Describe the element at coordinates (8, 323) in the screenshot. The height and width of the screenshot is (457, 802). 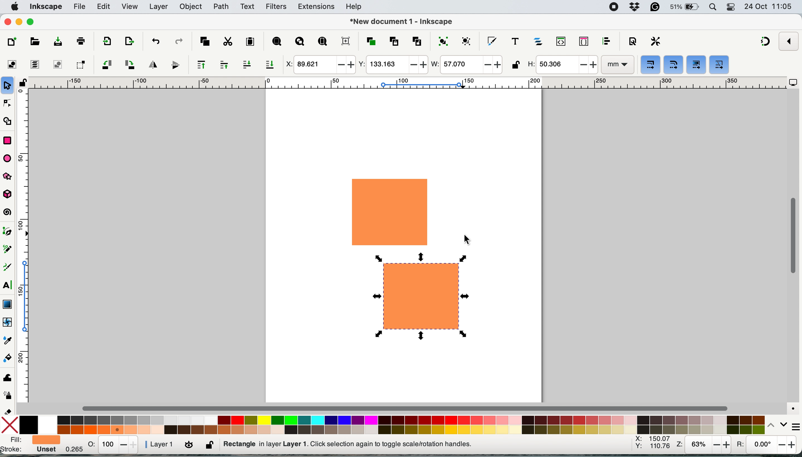
I see `mesh tool` at that location.